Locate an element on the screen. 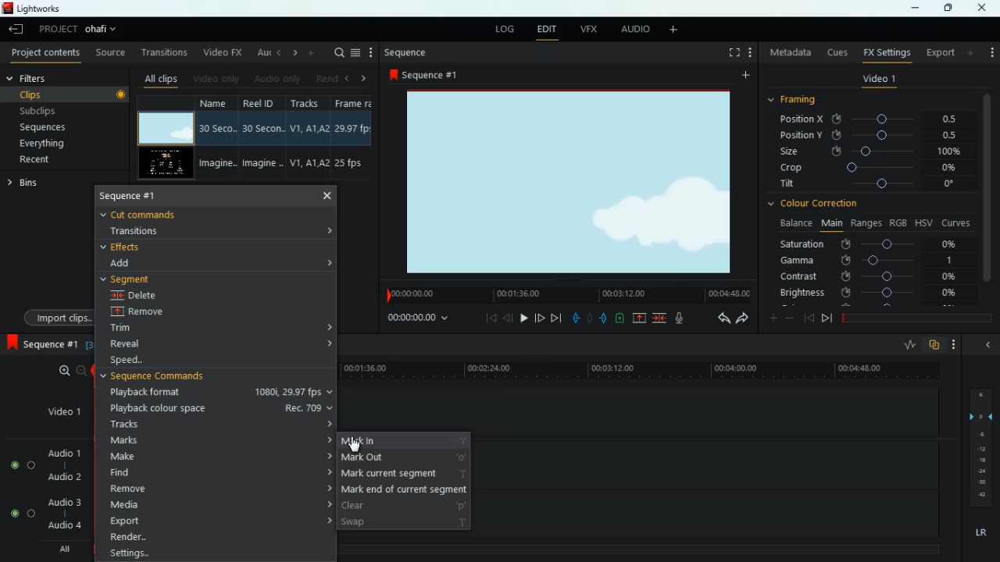 The image size is (1000, 562). audio only is located at coordinates (275, 79).